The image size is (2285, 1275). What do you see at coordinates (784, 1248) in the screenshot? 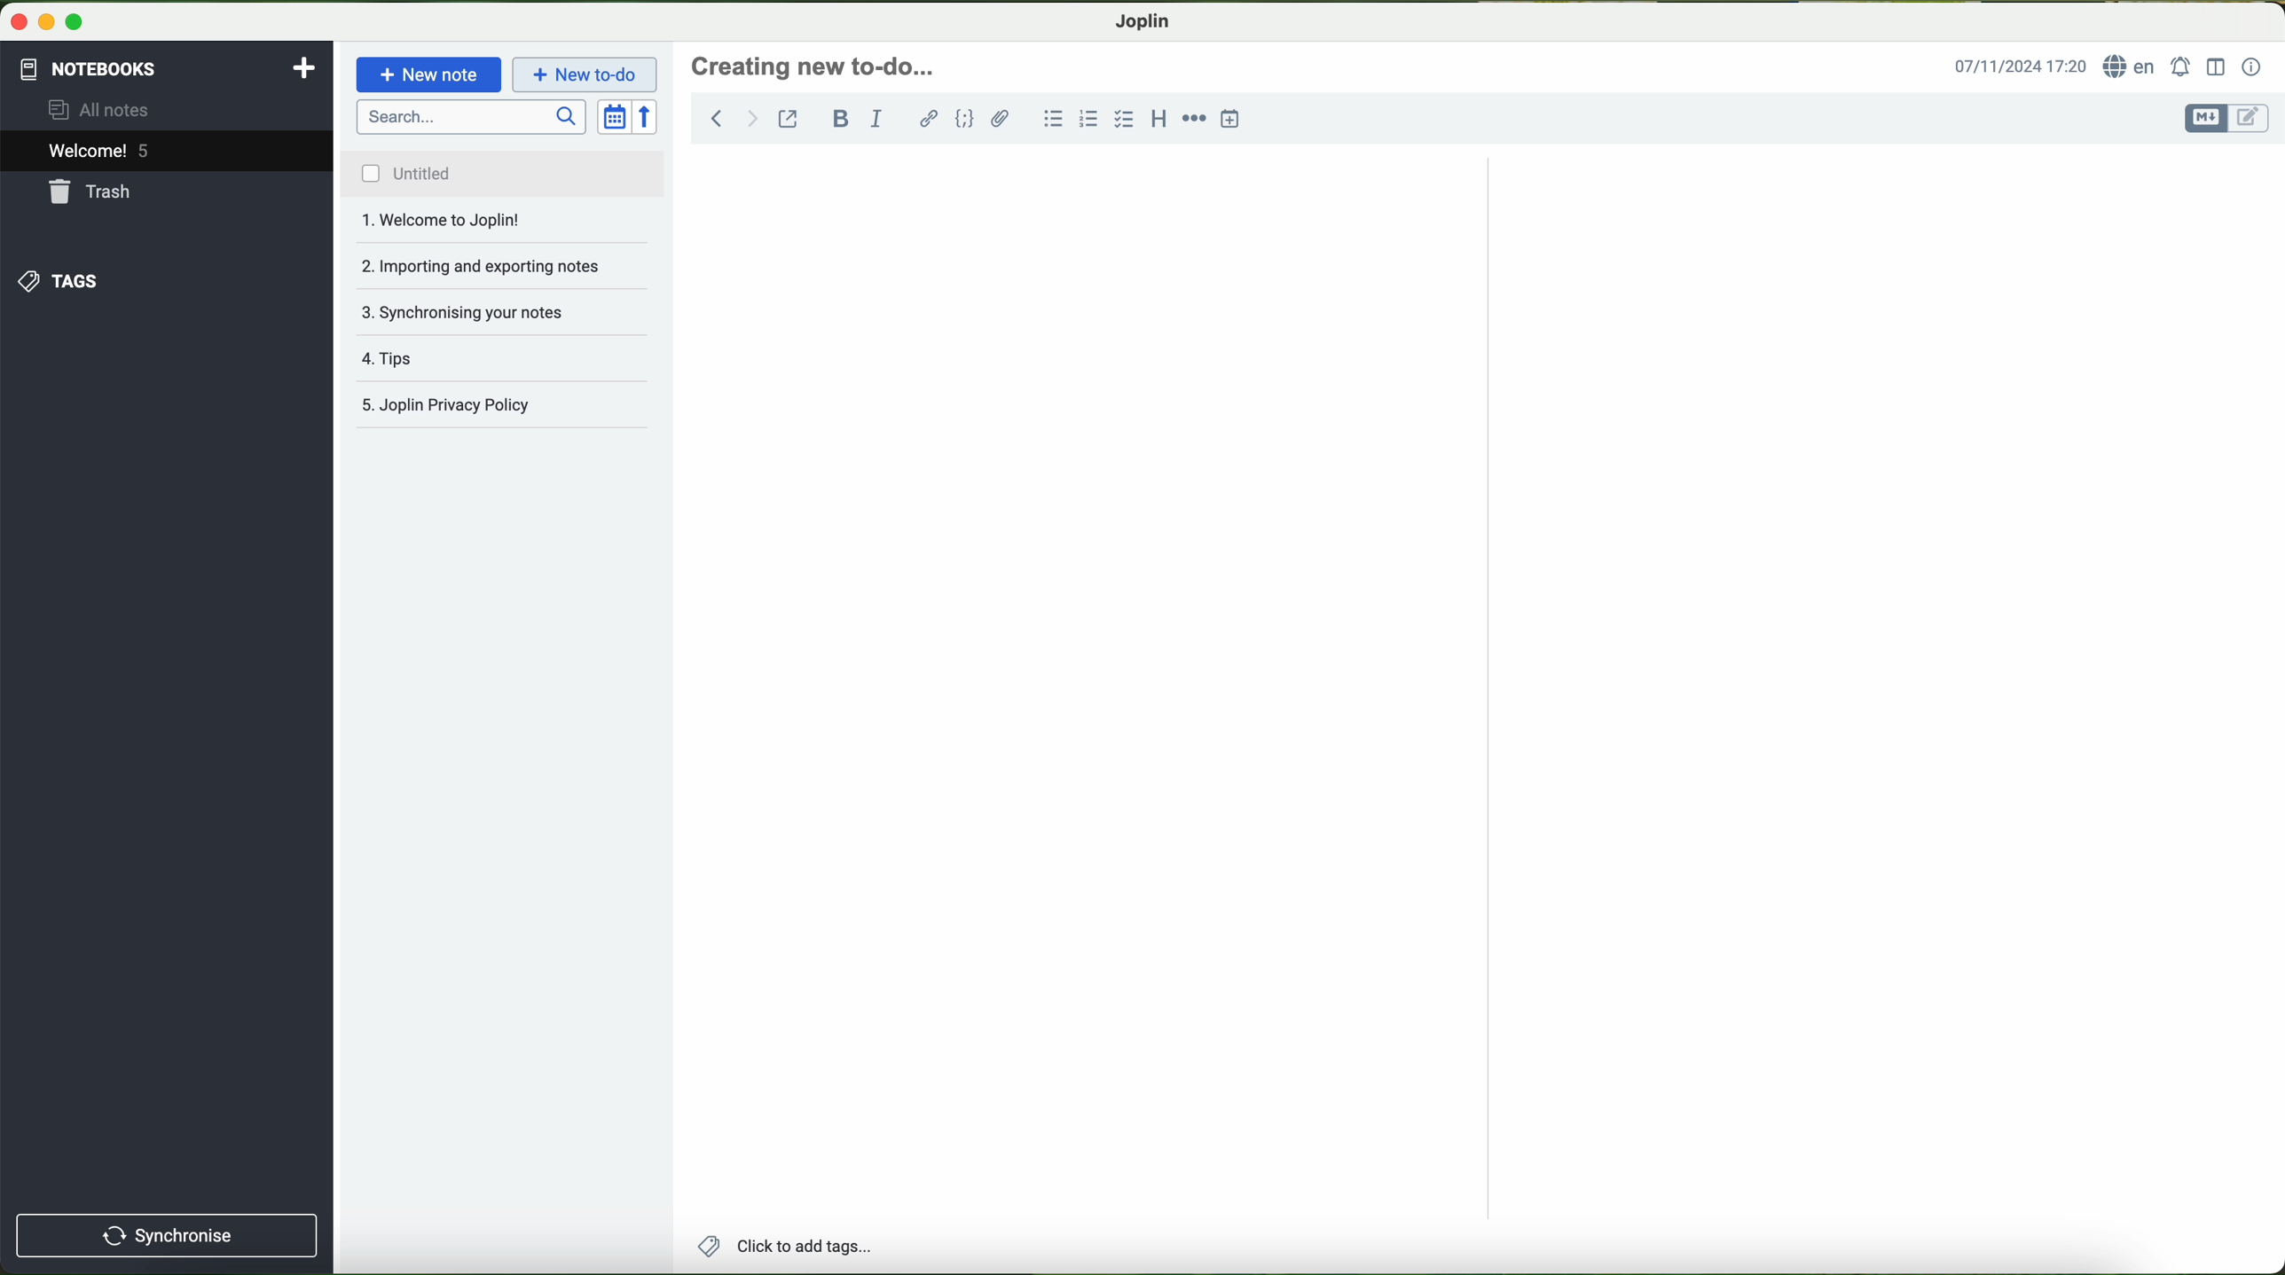
I see `add tags` at bounding box center [784, 1248].